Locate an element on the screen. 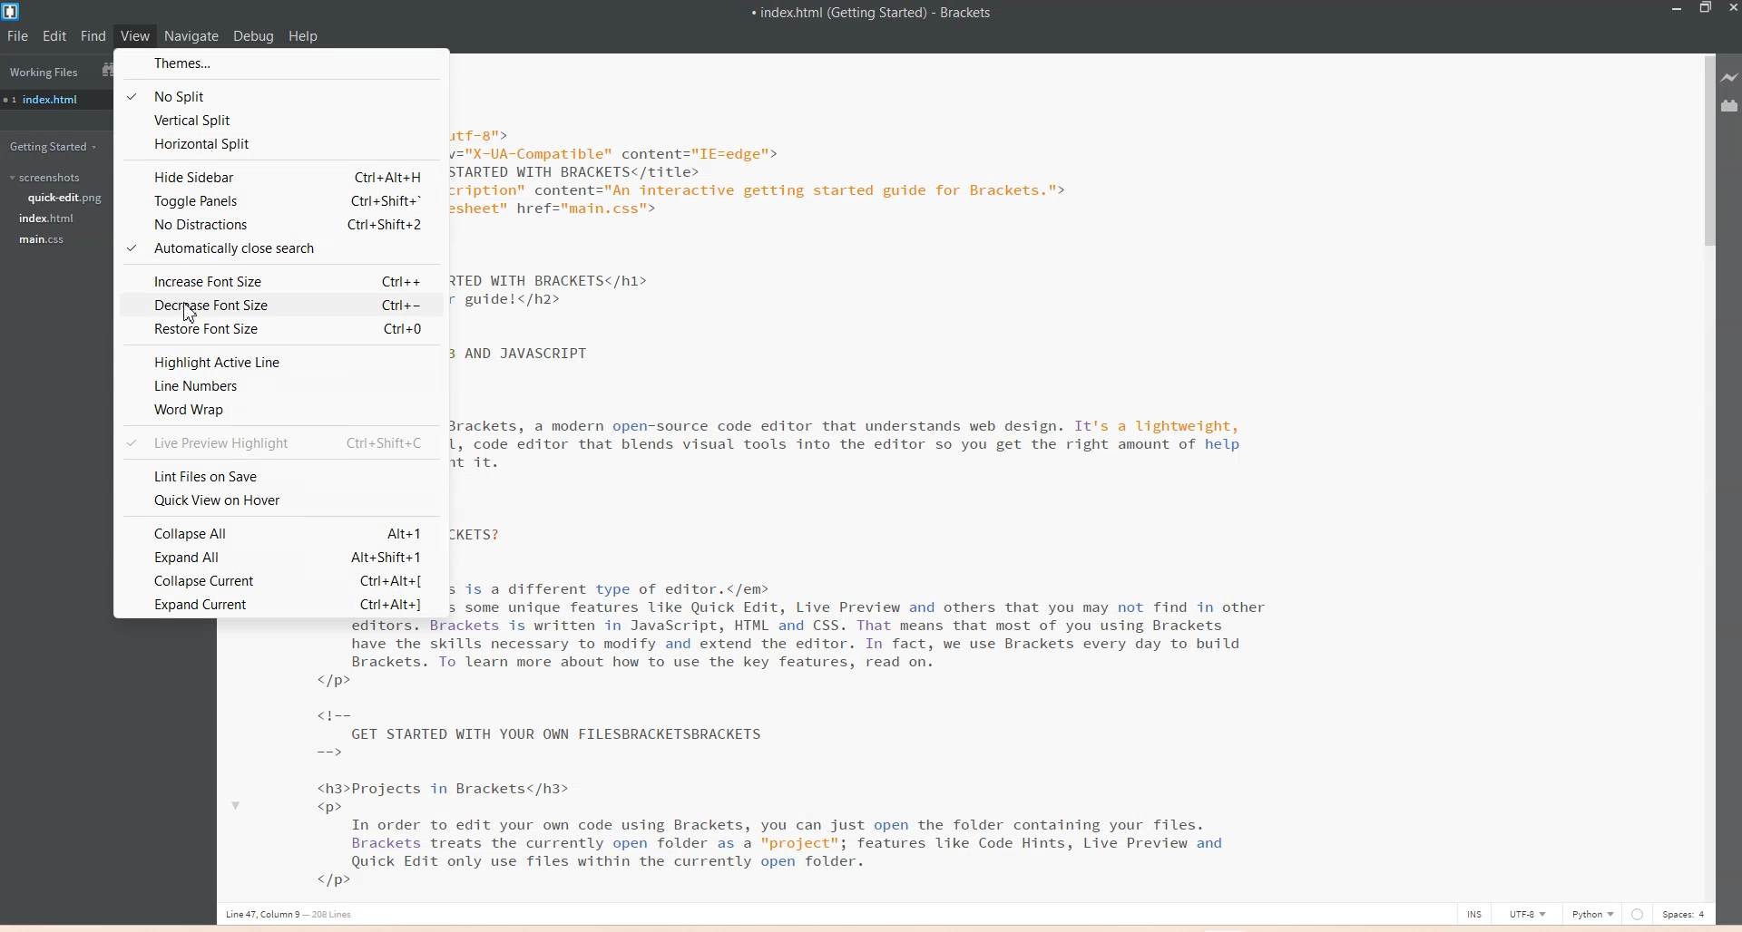 The height and width of the screenshot is (932, 1742). Automatically close search is located at coordinates (281, 250).